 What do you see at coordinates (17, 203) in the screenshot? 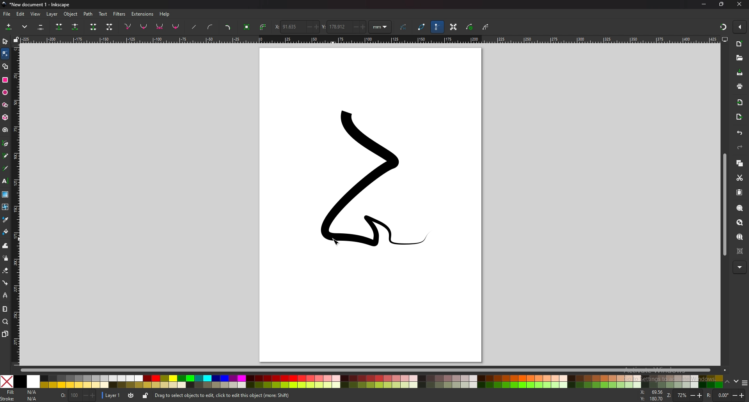
I see `vertical scale` at bounding box center [17, 203].